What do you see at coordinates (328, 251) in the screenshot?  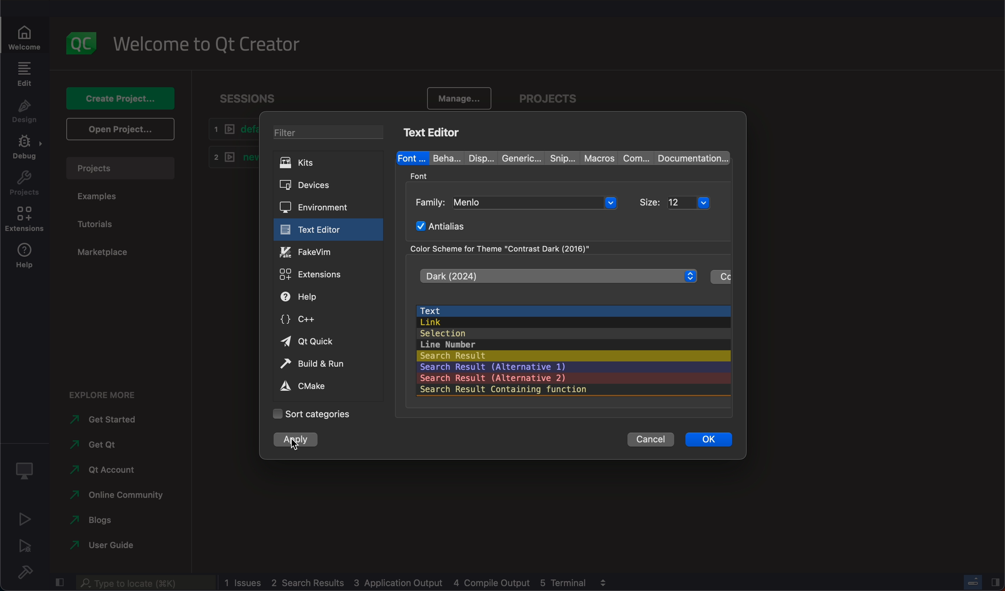 I see `fakevim` at bounding box center [328, 251].